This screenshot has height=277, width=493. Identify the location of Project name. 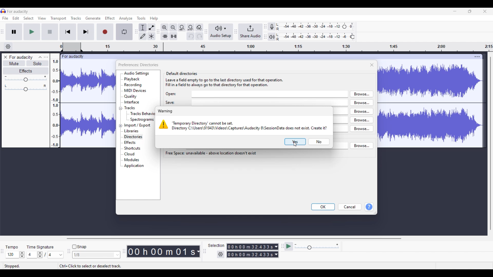
(21, 57).